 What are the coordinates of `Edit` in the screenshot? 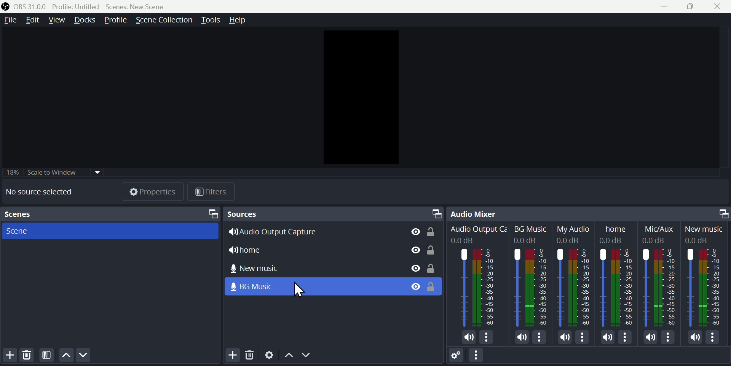 It's located at (35, 20).